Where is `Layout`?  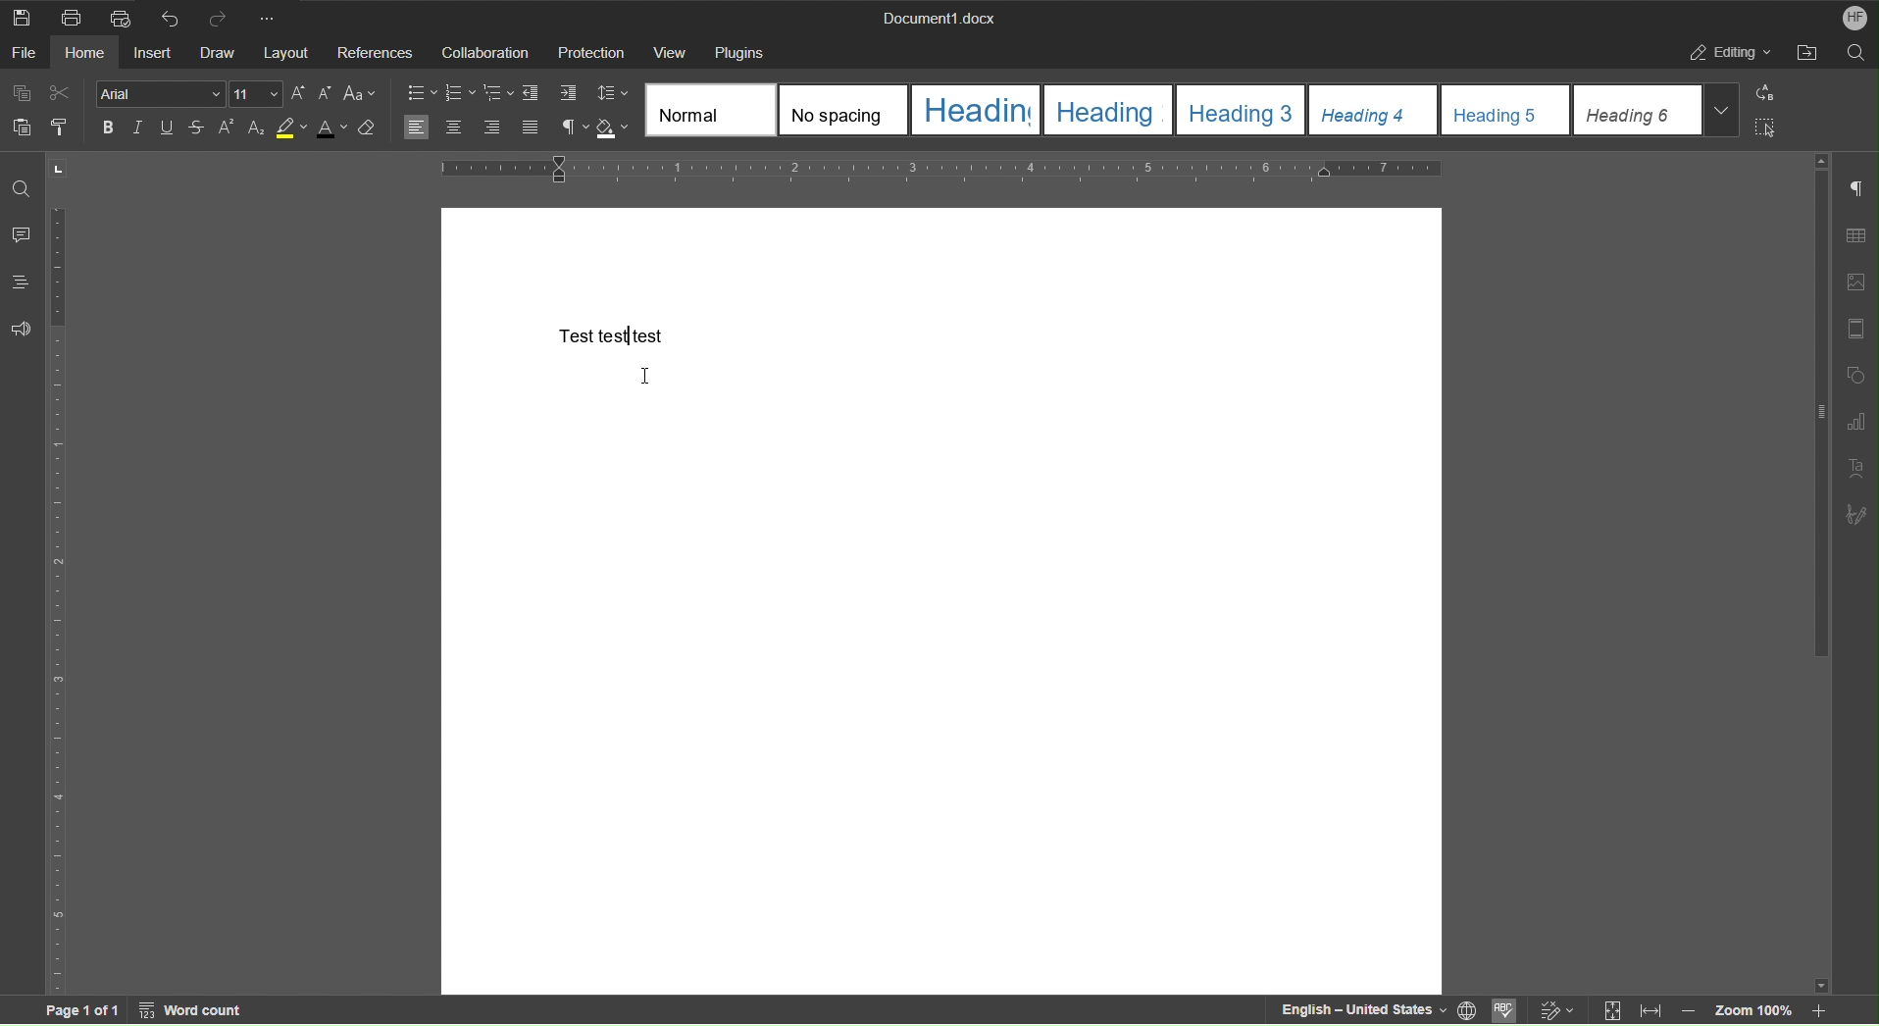 Layout is located at coordinates (289, 52).